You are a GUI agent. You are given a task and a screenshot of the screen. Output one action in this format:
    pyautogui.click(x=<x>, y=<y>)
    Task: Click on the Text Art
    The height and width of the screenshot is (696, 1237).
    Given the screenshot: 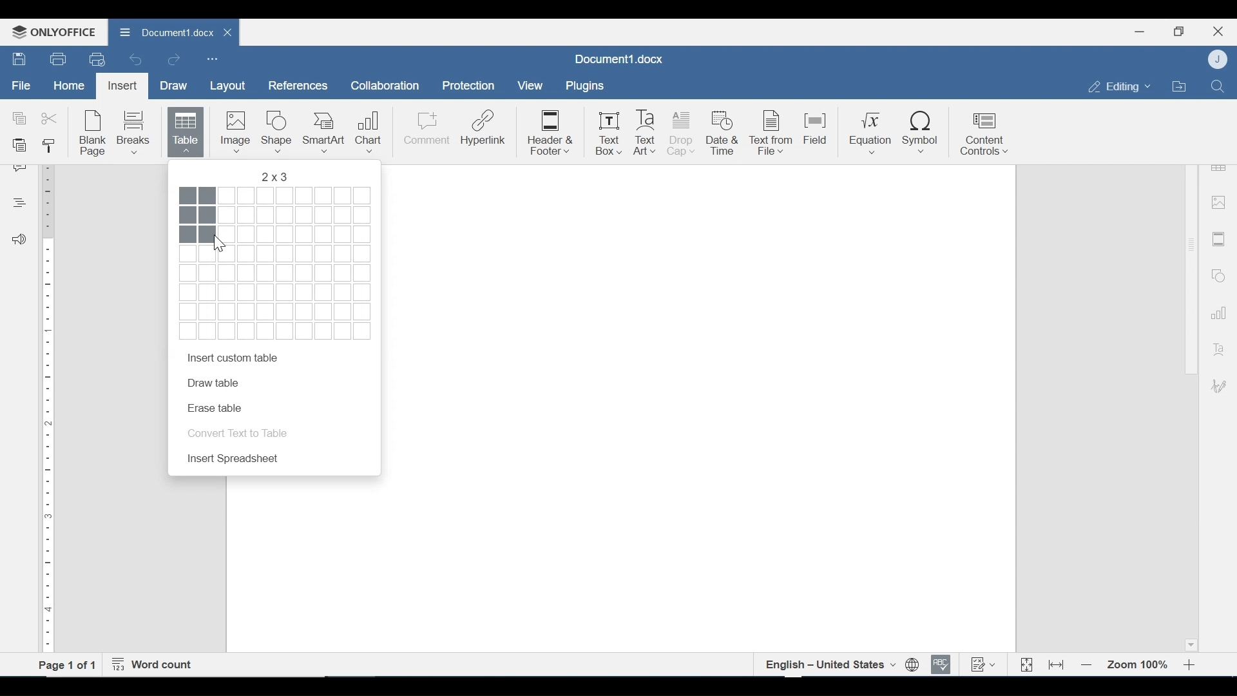 What is the action you would take?
    pyautogui.click(x=1217, y=347)
    